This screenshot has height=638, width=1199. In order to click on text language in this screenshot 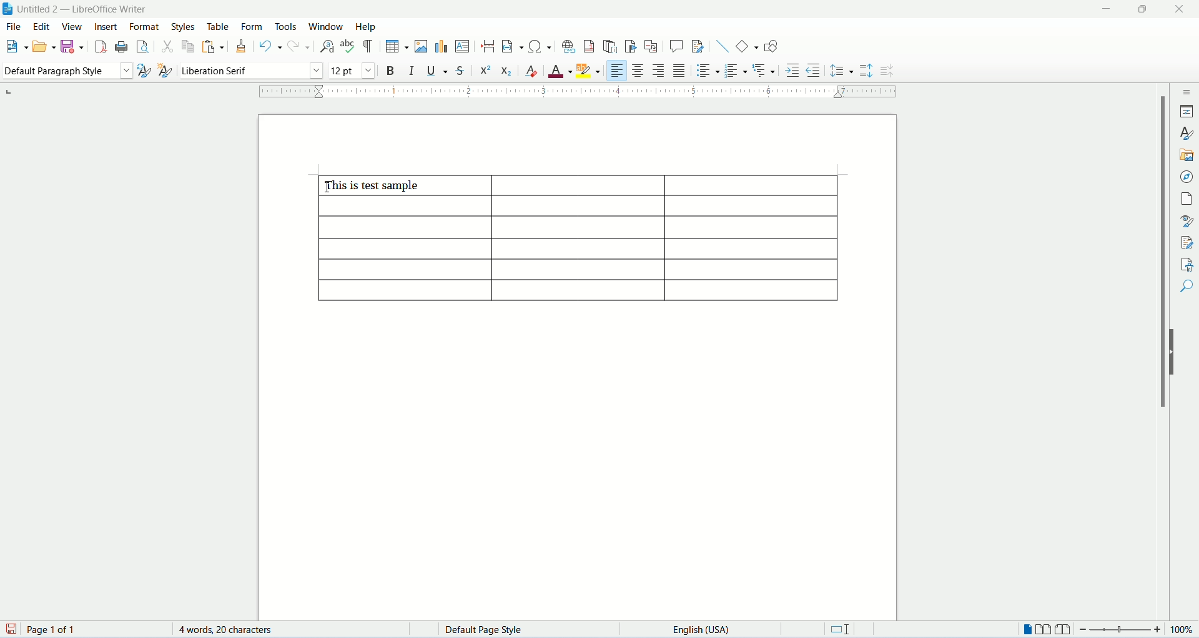, I will do `click(706, 630)`.